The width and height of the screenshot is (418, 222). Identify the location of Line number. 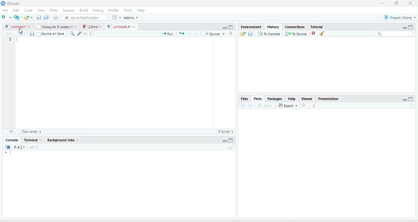
(11, 40).